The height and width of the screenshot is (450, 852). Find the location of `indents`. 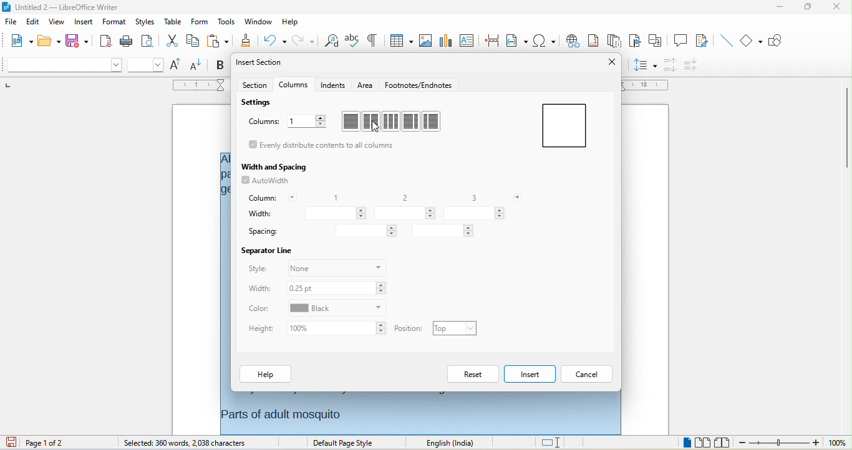

indents is located at coordinates (334, 85).